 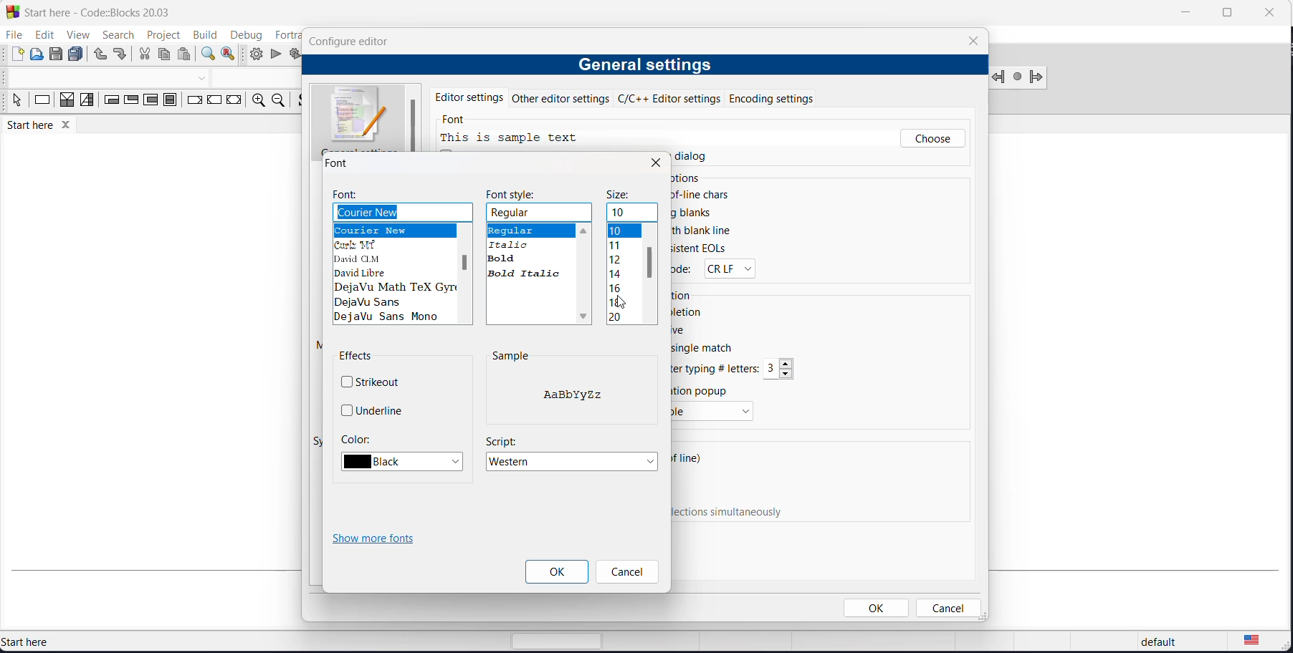 What do you see at coordinates (358, 115) in the screenshot?
I see `Icon` at bounding box center [358, 115].